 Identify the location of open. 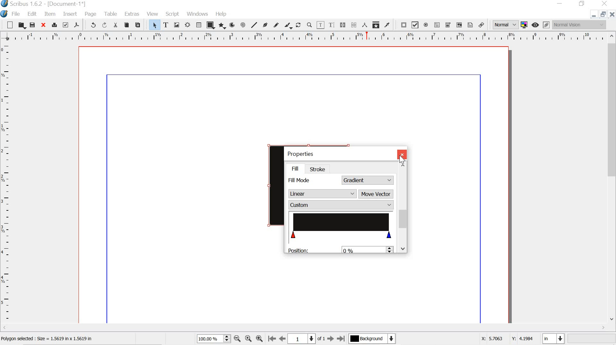
(22, 25).